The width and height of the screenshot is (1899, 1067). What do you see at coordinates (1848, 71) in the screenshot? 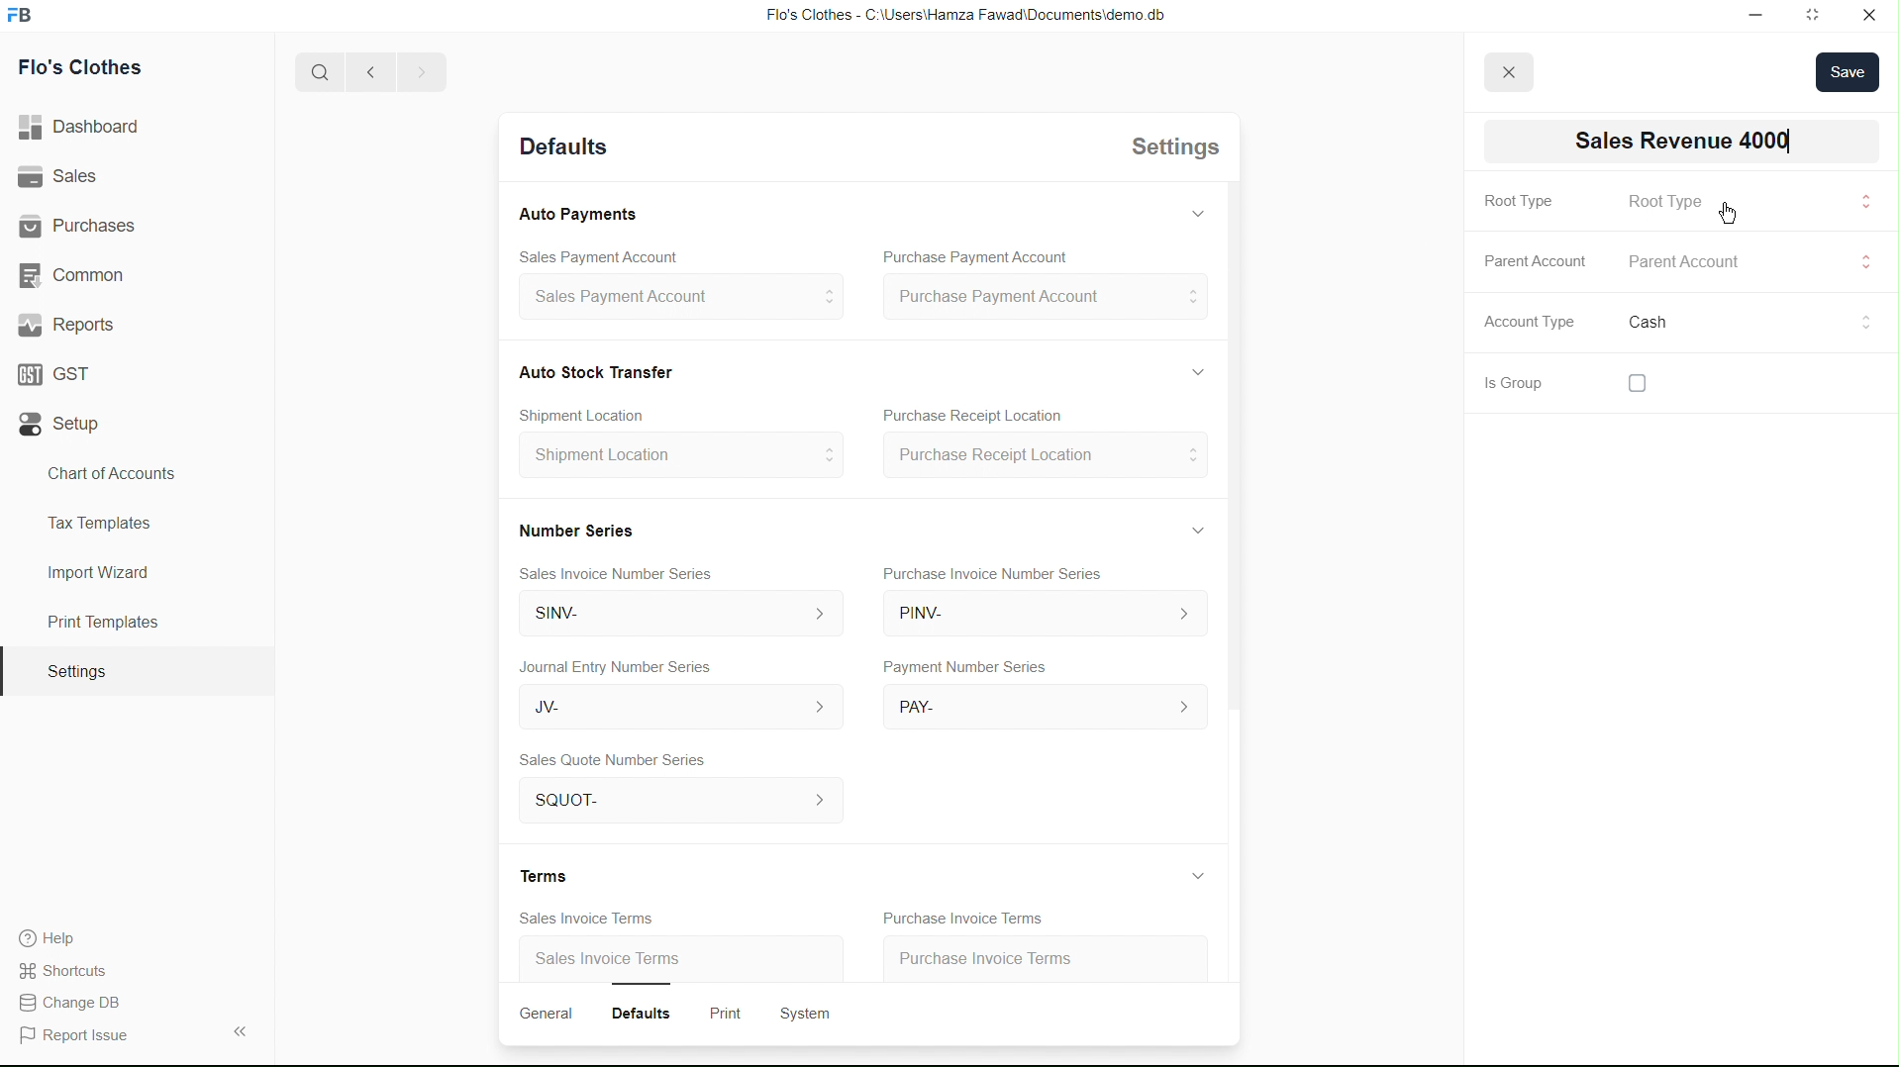
I see `save` at bounding box center [1848, 71].